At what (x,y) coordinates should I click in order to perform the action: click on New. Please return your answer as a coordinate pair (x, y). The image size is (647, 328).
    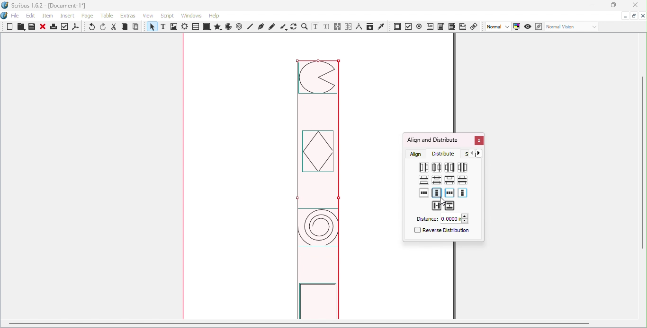
    Looking at the image, I should click on (10, 26).